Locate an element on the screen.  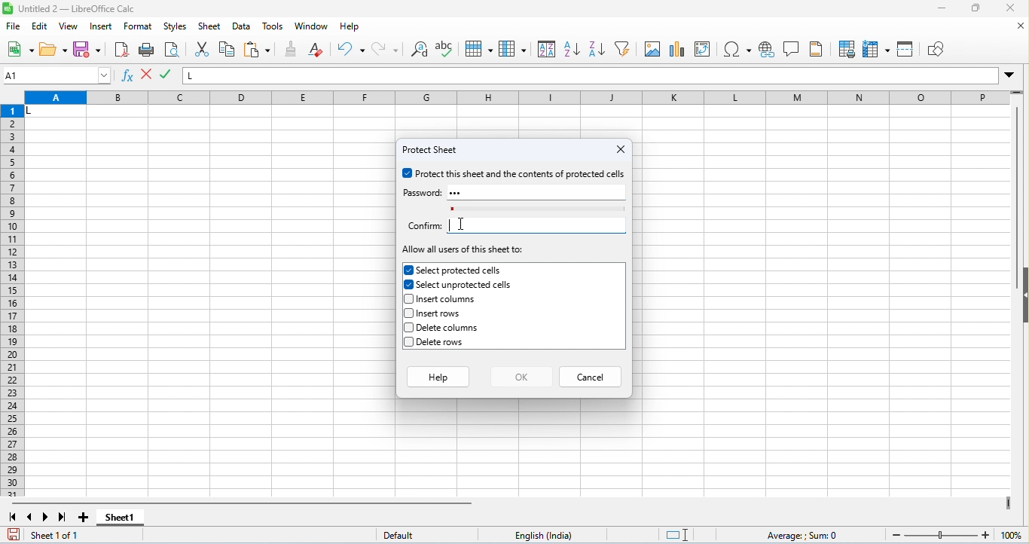
sort ascending is located at coordinates (572, 49).